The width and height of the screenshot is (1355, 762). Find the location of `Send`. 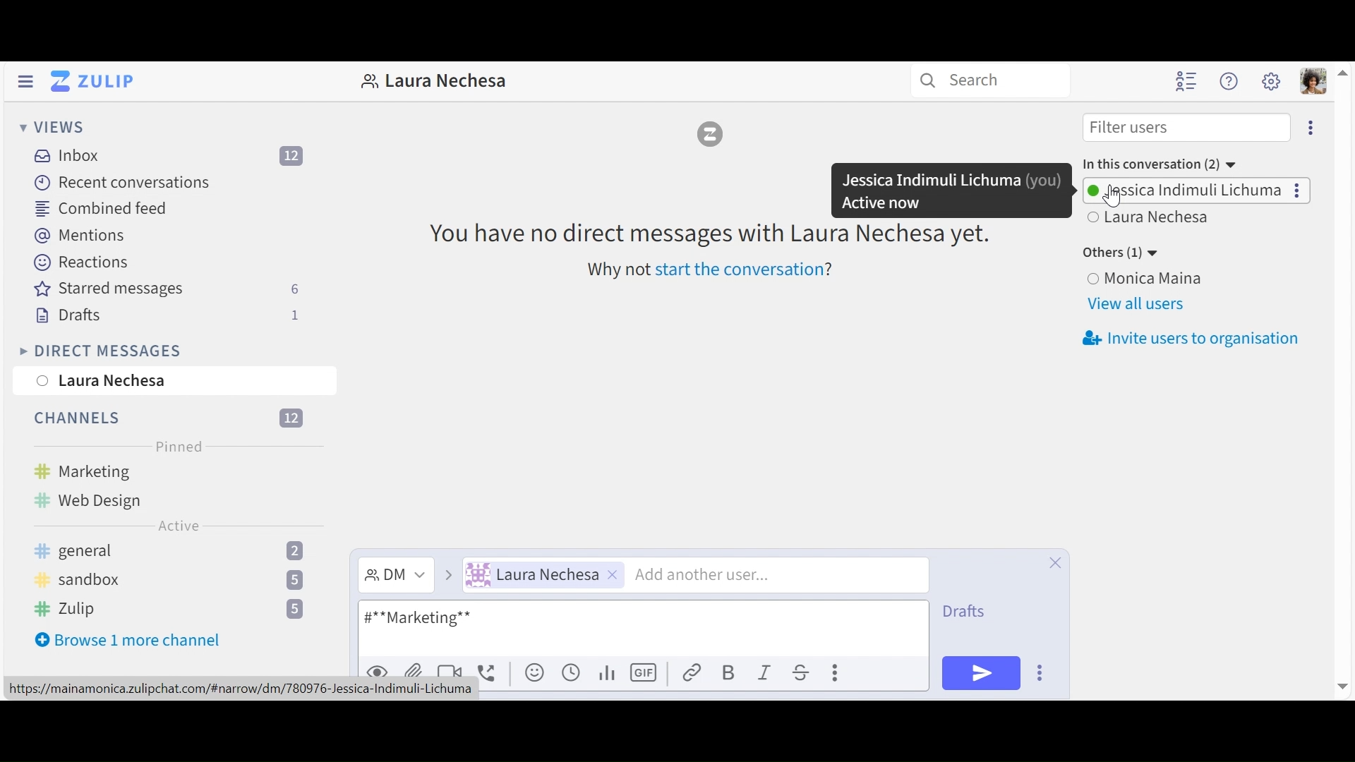

Send is located at coordinates (980, 672).